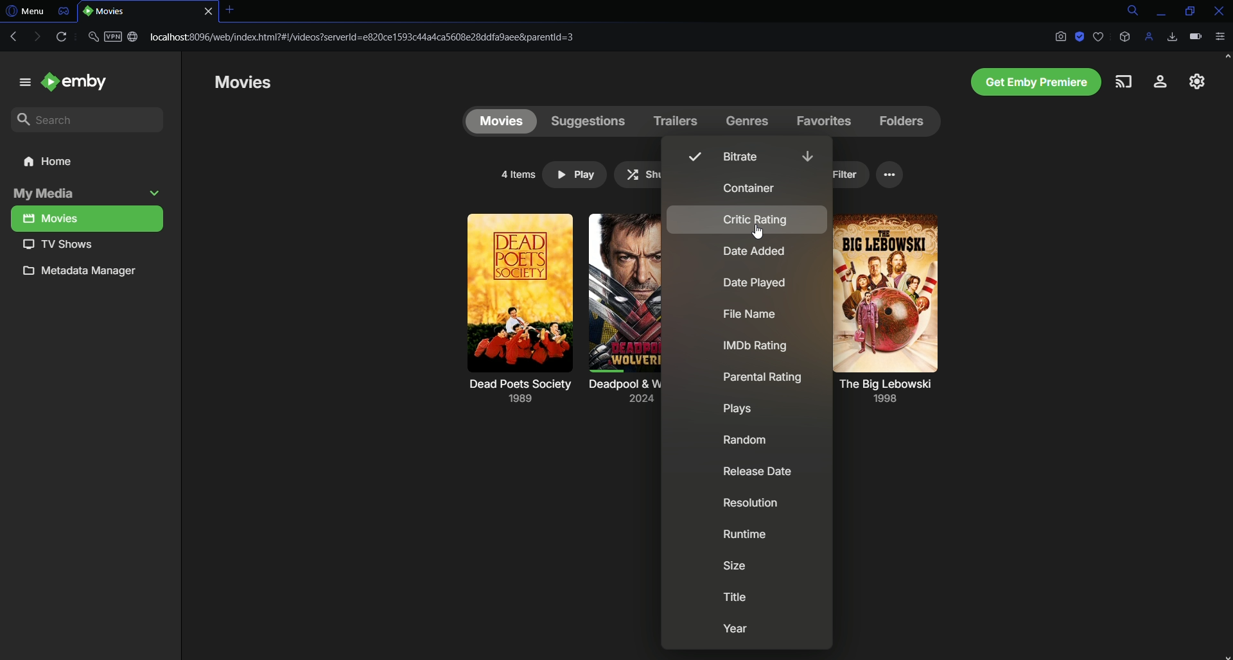 The image size is (1233, 660). I want to click on Trailers, so click(674, 120).